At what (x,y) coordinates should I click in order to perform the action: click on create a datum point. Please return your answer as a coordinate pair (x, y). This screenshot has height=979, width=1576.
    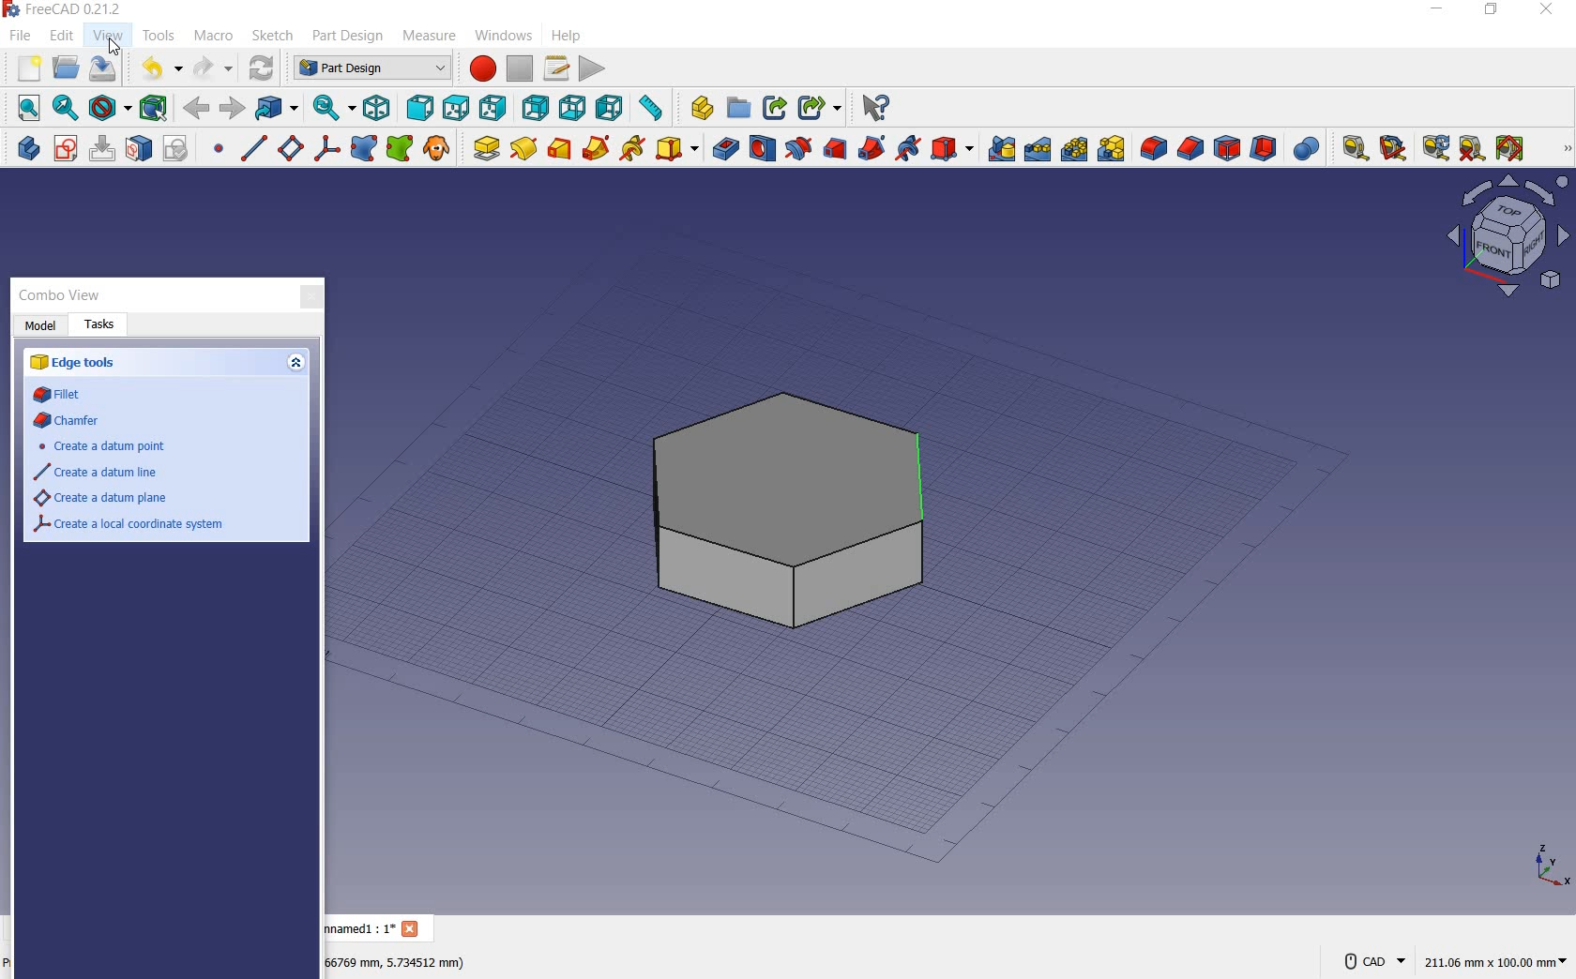
    Looking at the image, I should click on (101, 446).